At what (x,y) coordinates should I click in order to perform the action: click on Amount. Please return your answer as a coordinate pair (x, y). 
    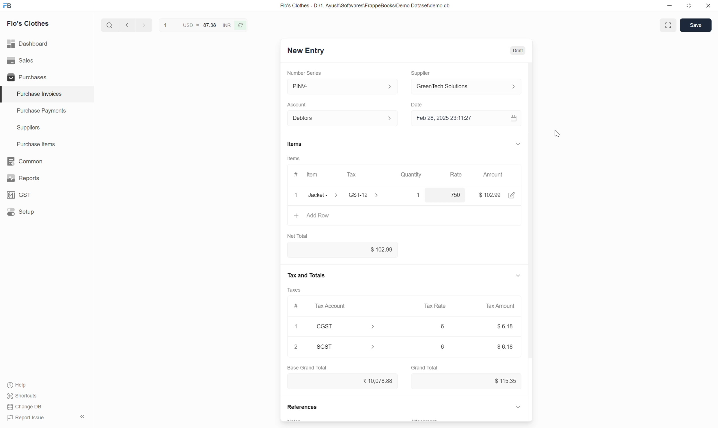
    Looking at the image, I should click on (494, 174).